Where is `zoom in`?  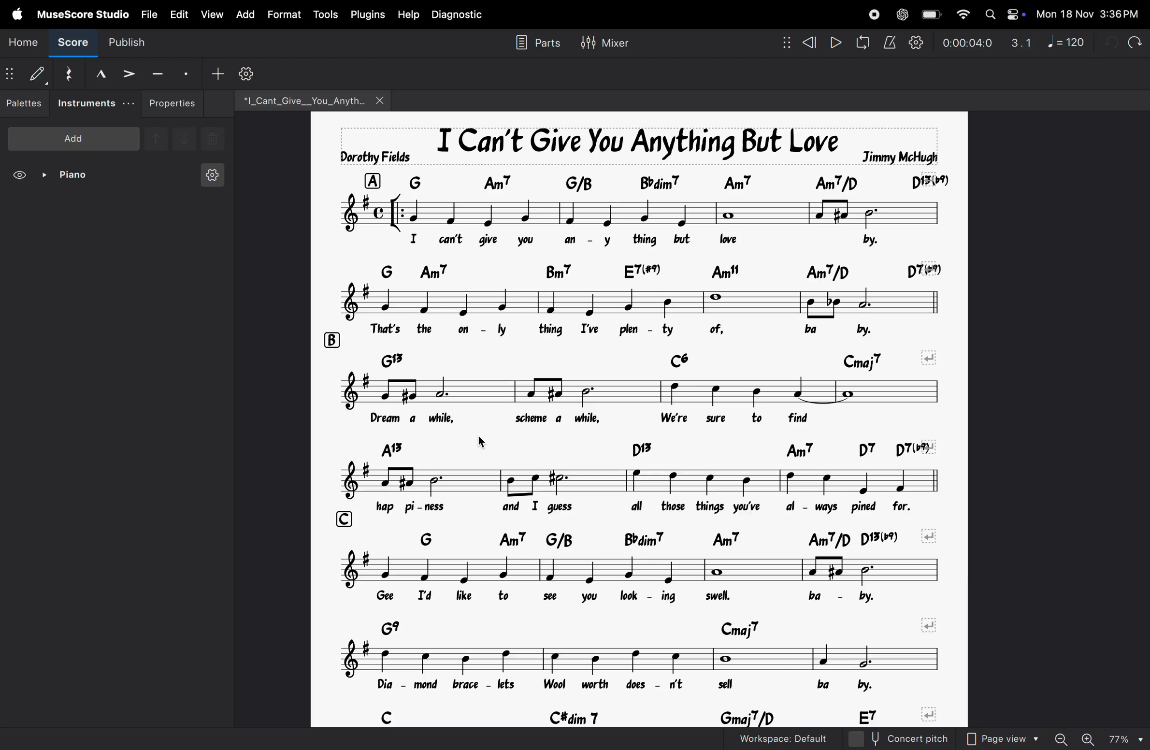 zoom in is located at coordinates (1088, 738).